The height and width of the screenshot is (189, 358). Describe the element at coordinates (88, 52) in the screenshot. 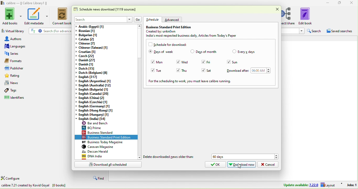

I see `croatian[5]` at that location.